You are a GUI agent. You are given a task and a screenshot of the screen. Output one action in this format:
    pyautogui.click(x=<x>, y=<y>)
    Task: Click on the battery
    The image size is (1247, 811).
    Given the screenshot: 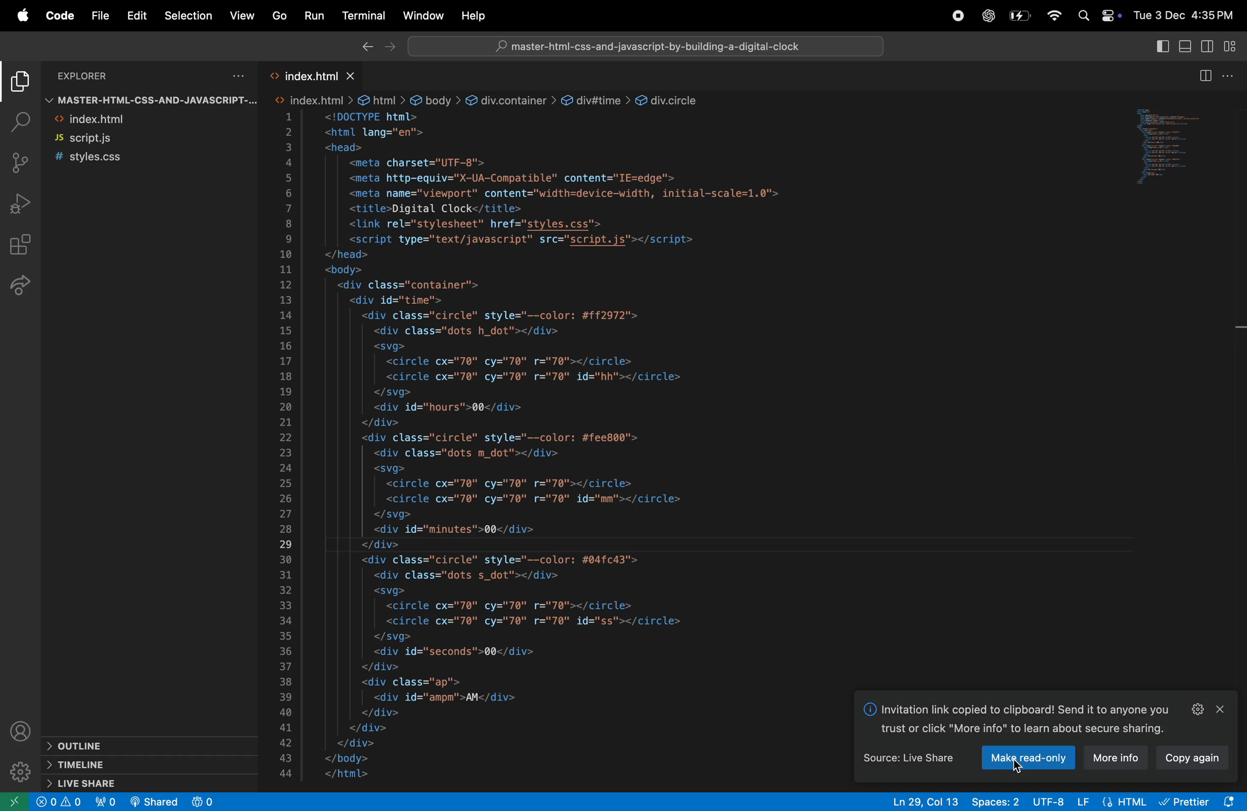 What is the action you would take?
    pyautogui.click(x=1018, y=15)
    